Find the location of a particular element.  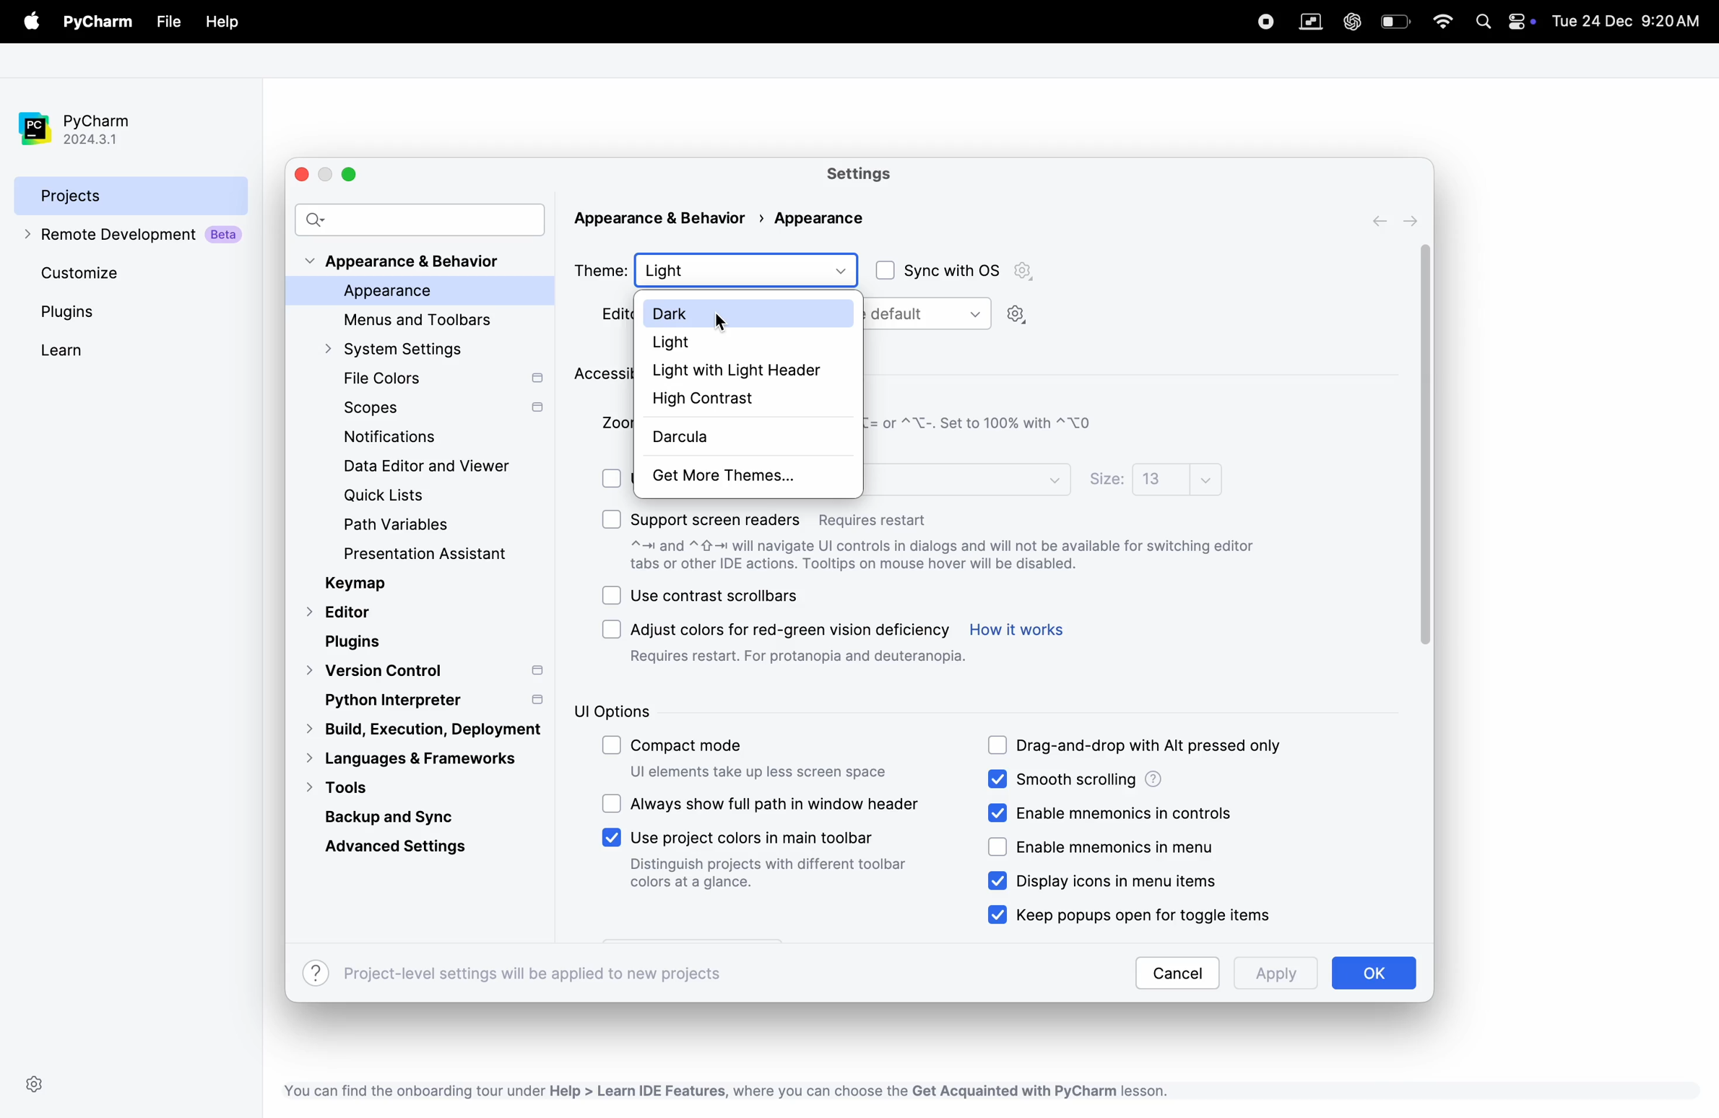

description is located at coordinates (945, 558).